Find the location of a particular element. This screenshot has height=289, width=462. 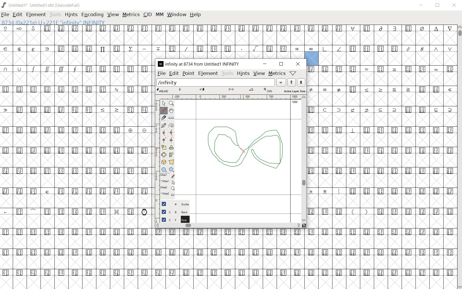

Unicode code points is located at coordinates (366, 191).